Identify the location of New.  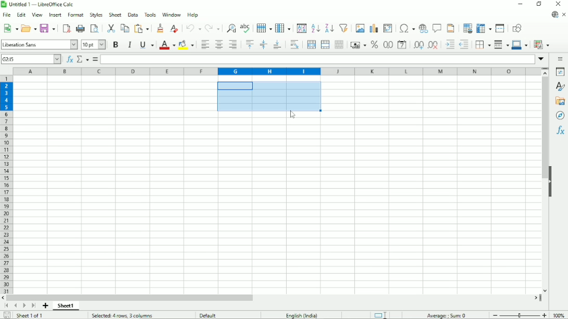
(10, 29).